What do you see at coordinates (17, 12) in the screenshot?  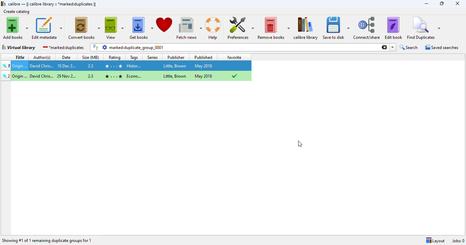 I see `create catalog` at bounding box center [17, 12].